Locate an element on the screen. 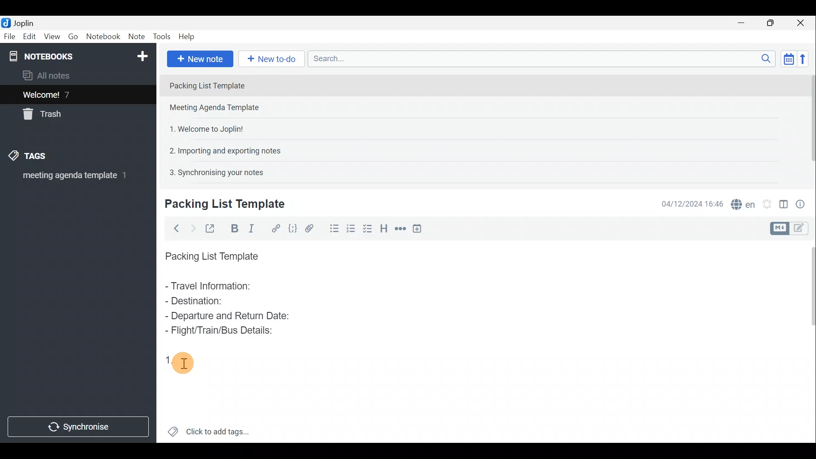 The height and width of the screenshot is (459, 816). Help is located at coordinates (188, 37).